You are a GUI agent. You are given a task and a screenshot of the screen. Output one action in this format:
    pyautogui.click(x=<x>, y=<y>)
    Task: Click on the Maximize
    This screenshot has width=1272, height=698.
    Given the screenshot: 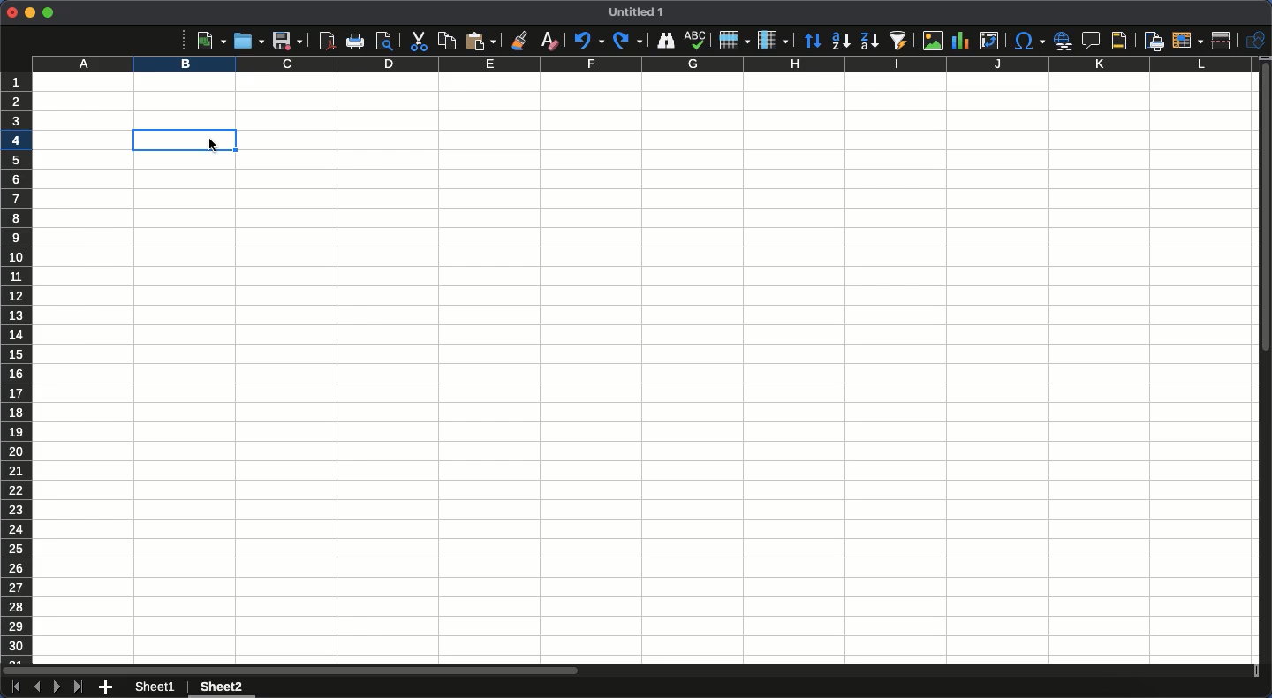 What is the action you would take?
    pyautogui.click(x=48, y=12)
    